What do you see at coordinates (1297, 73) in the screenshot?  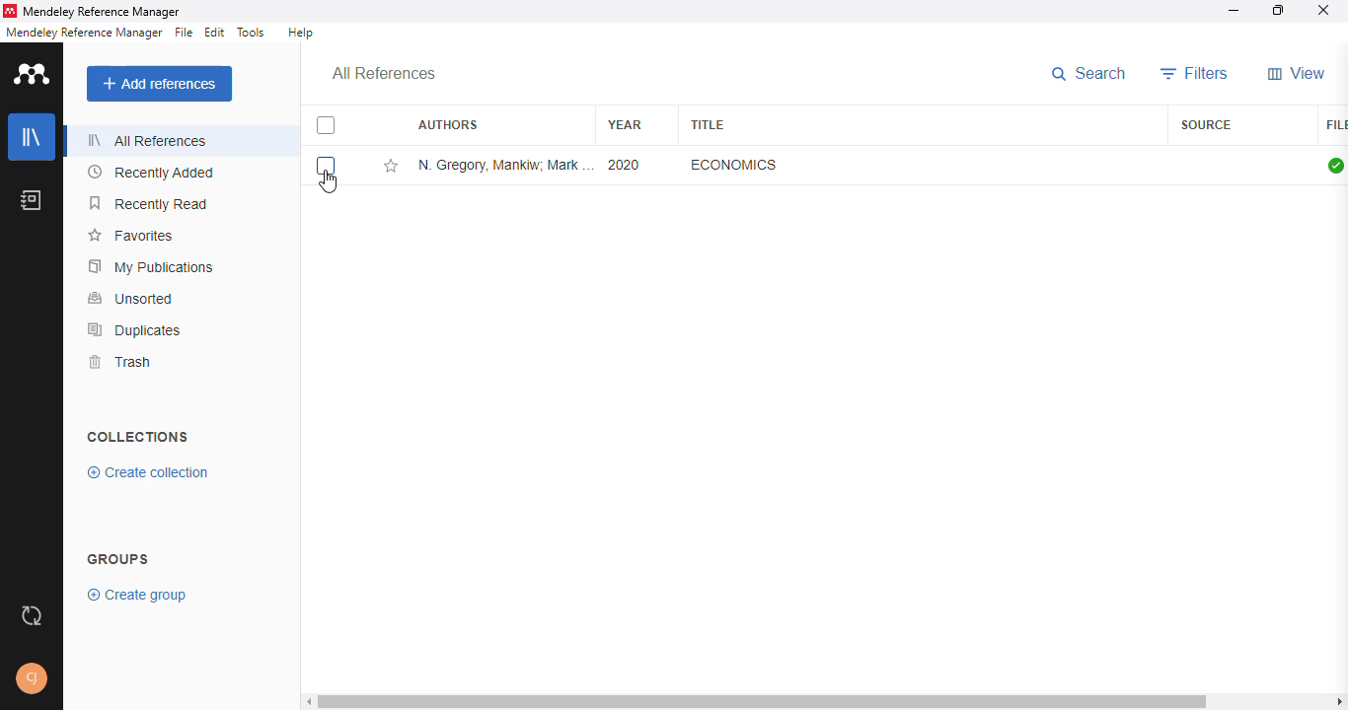 I see `view` at bounding box center [1297, 73].